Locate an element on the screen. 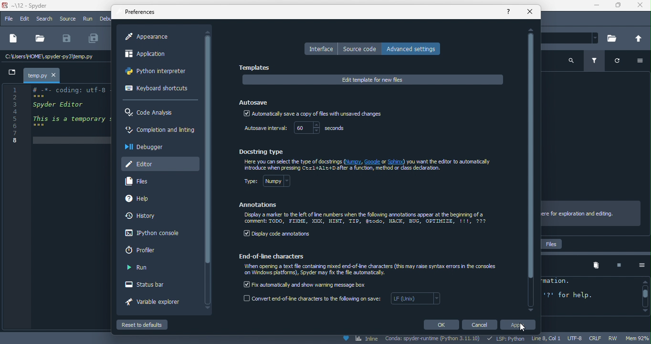 This screenshot has width=651, height=344. python interpreter is located at coordinates (158, 73).